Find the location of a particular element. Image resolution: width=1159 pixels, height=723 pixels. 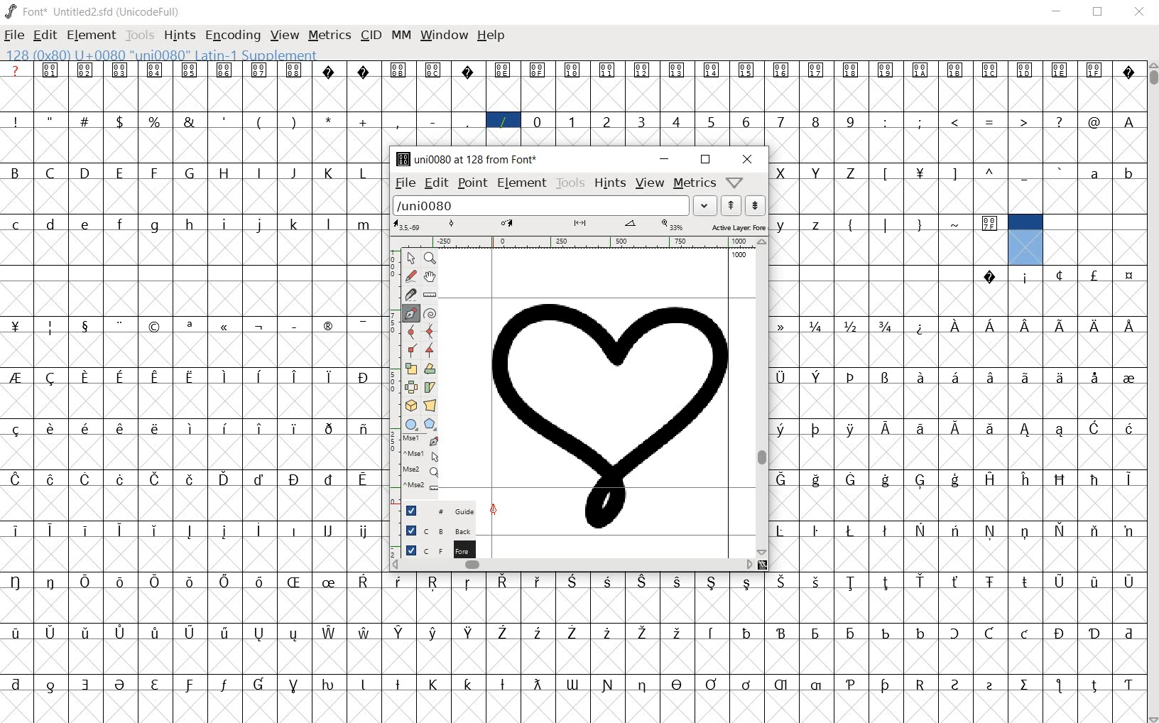

glyph is located at coordinates (1129, 685).